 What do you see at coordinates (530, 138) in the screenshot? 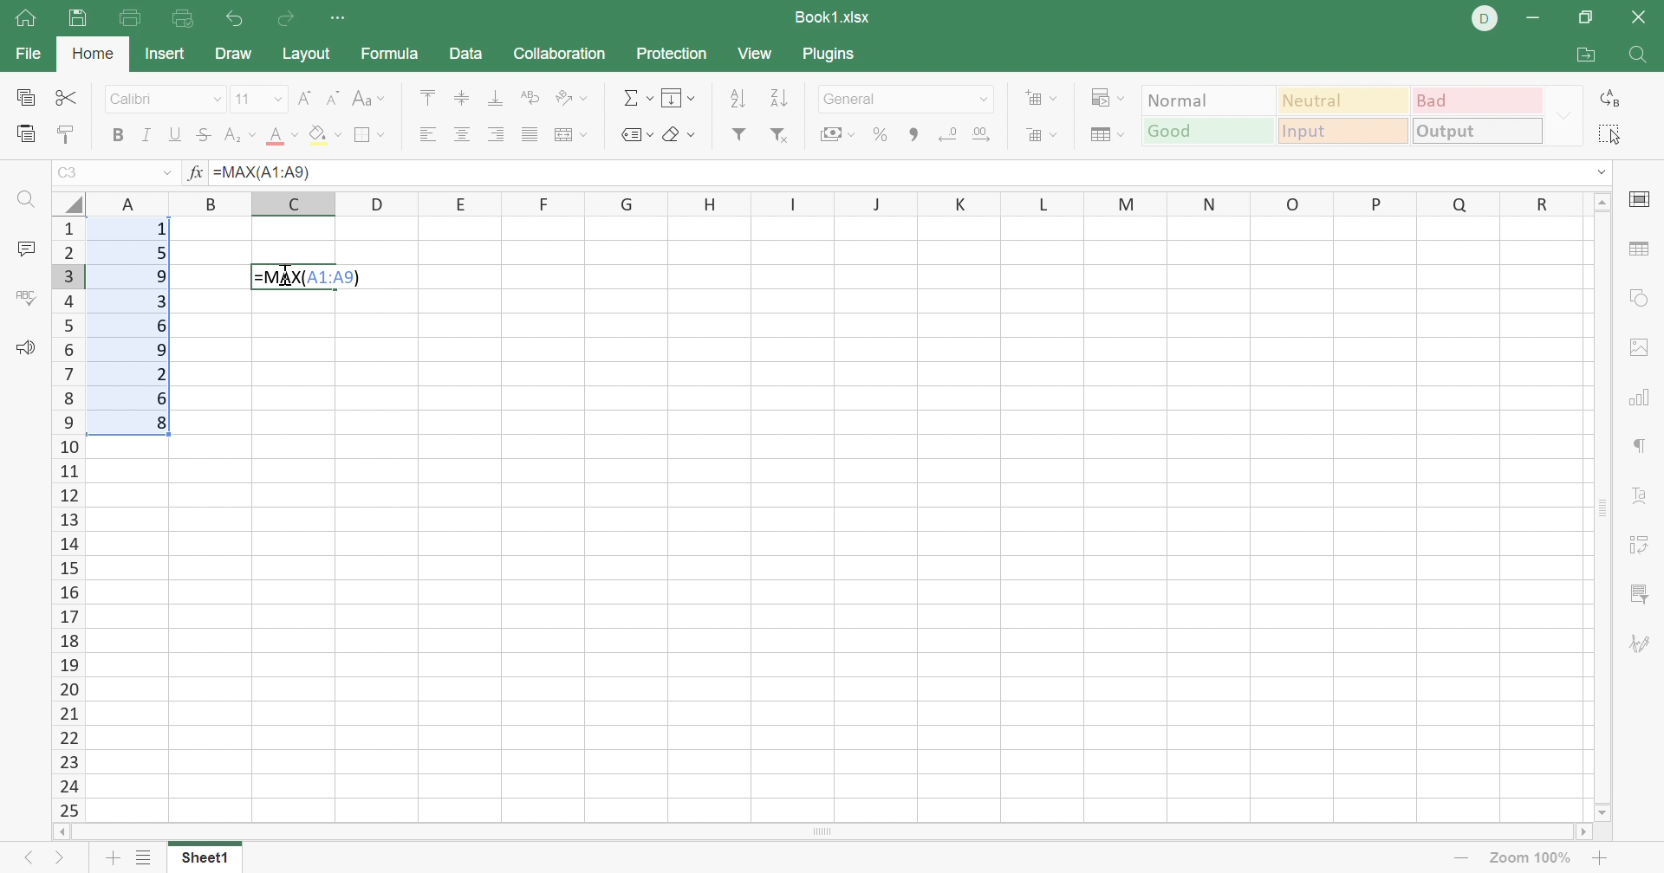
I see `Justified` at bounding box center [530, 138].